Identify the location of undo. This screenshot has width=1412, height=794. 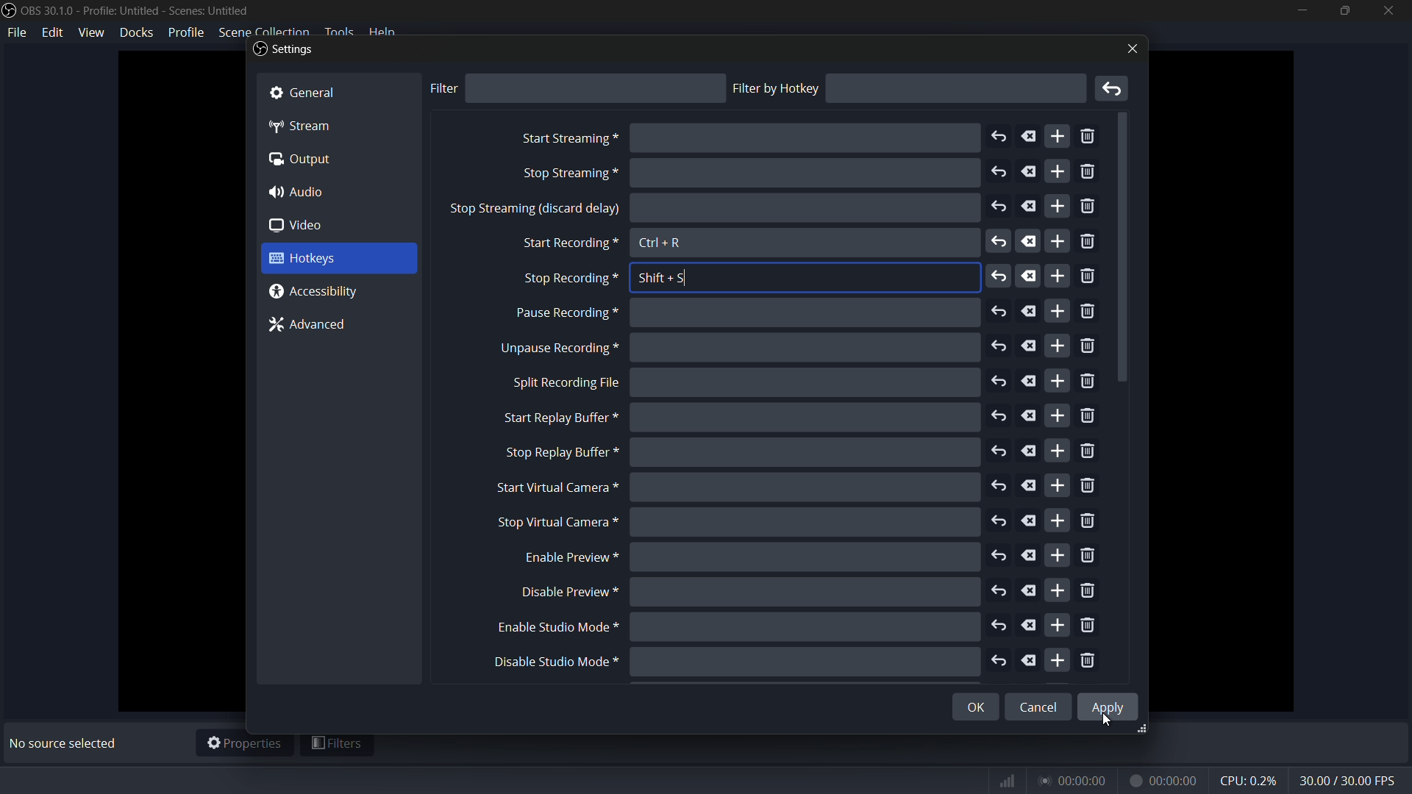
(999, 452).